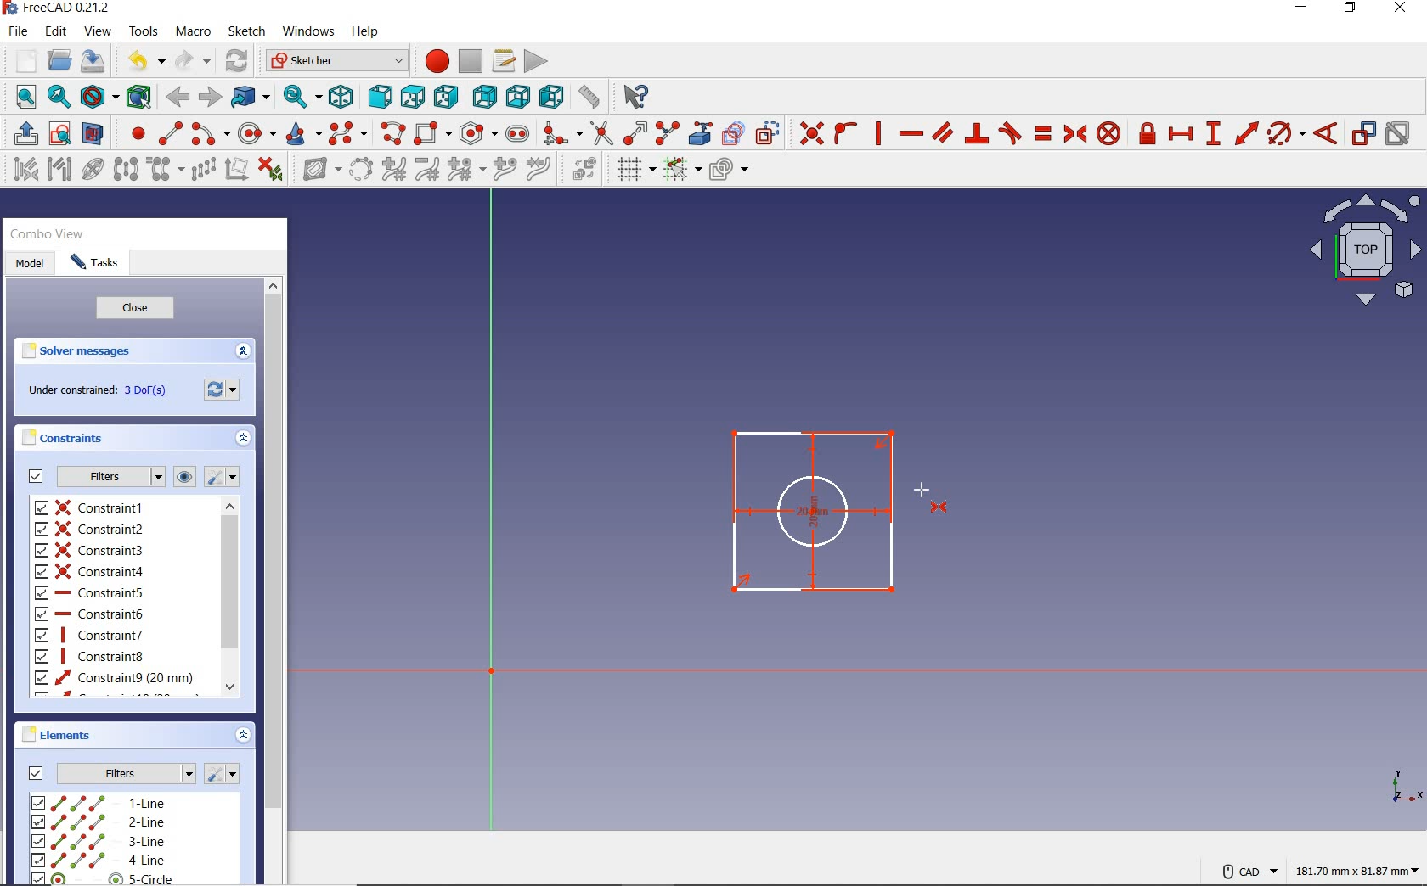  I want to click on select associated constraints, so click(22, 170).